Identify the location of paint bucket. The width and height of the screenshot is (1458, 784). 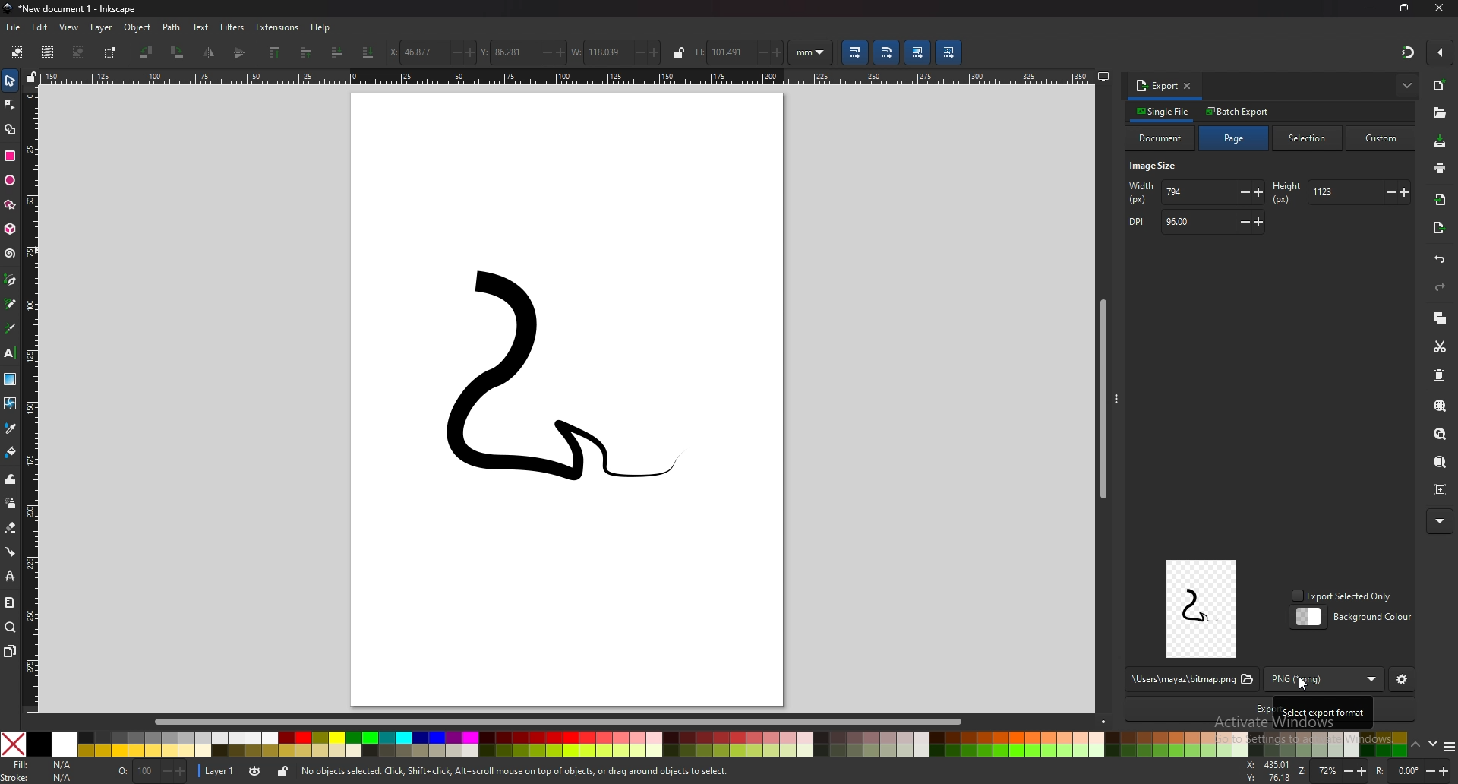
(10, 452).